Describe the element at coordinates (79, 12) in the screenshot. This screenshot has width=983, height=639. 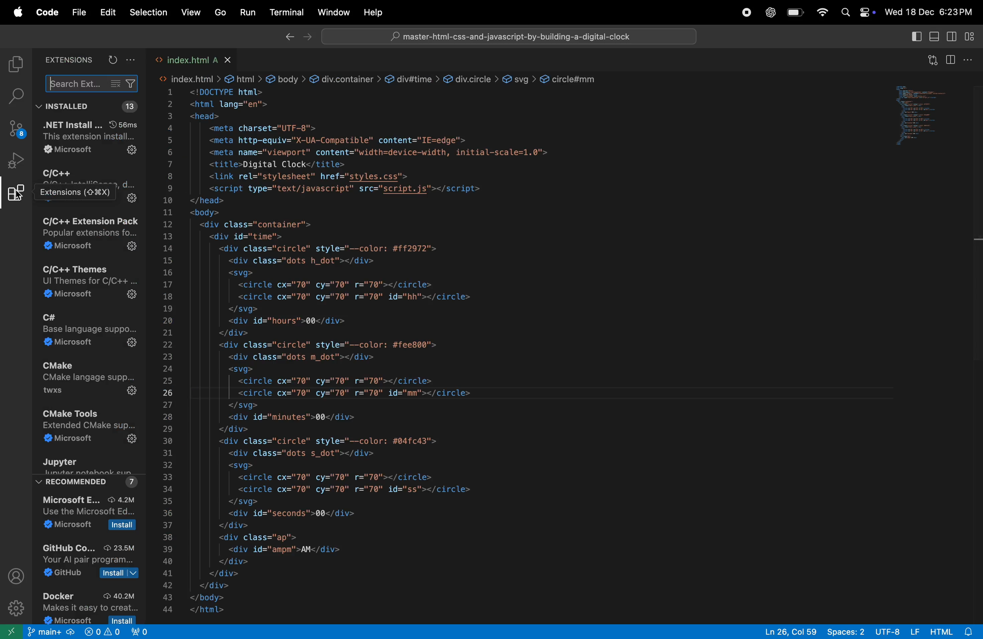
I see `file` at that location.